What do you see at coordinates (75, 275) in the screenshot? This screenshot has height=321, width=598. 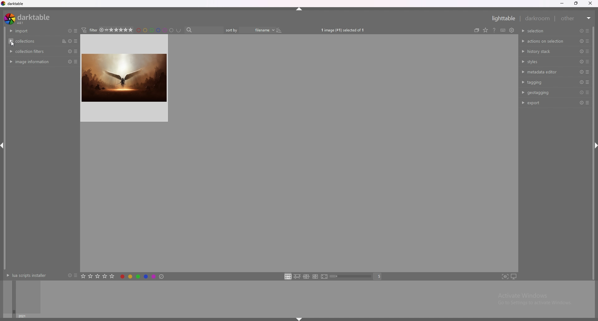 I see `presets` at bounding box center [75, 275].